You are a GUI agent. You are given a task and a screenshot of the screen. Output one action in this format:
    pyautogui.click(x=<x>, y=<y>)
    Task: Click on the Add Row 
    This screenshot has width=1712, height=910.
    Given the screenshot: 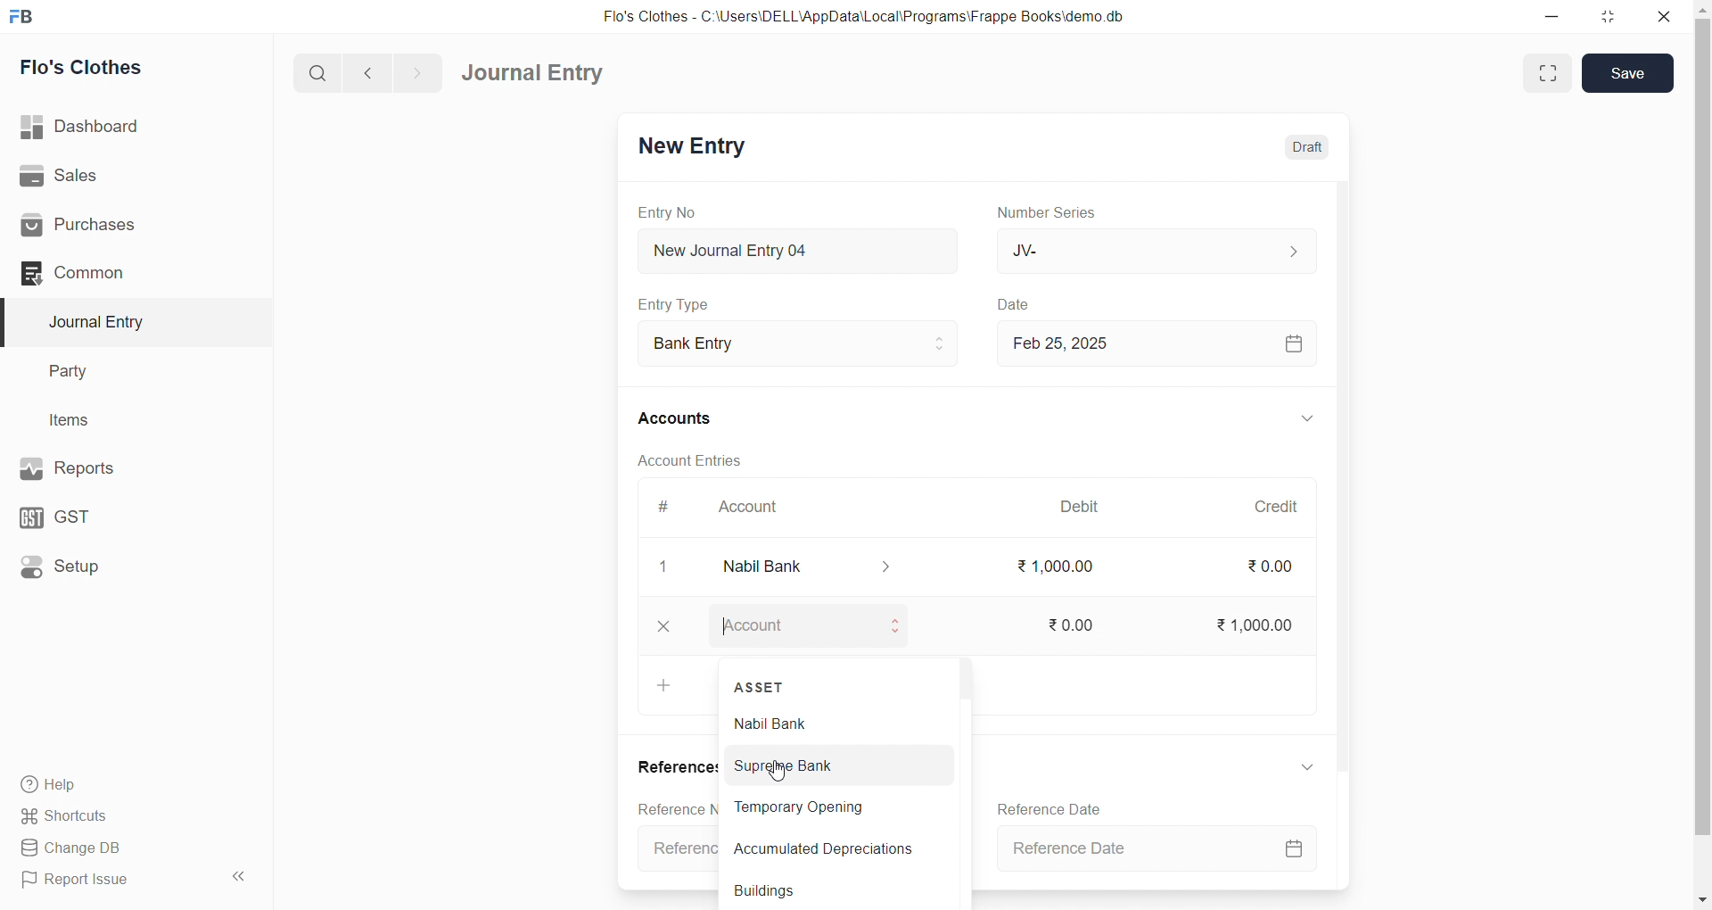 What is the action you would take?
    pyautogui.click(x=667, y=626)
    